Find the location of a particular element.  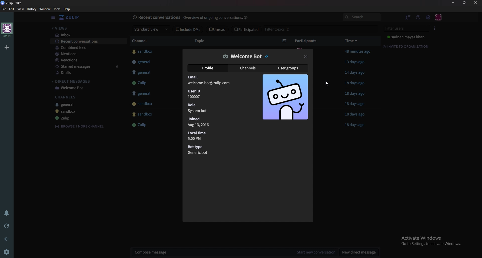

 is located at coordinates (140, 83).